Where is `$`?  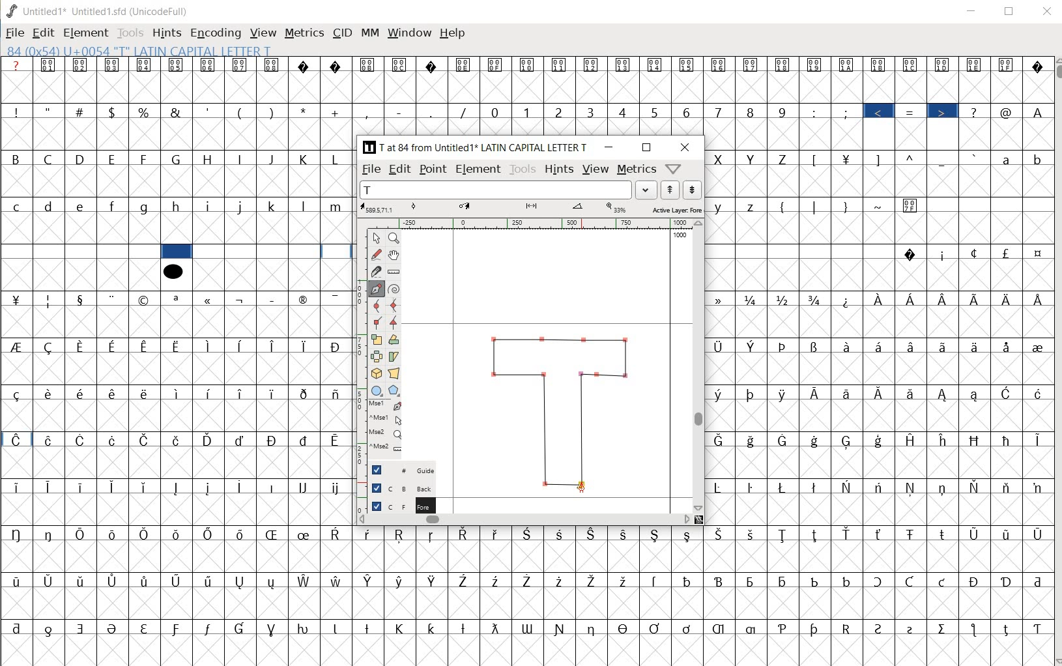 $ is located at coordinates (113, 113).